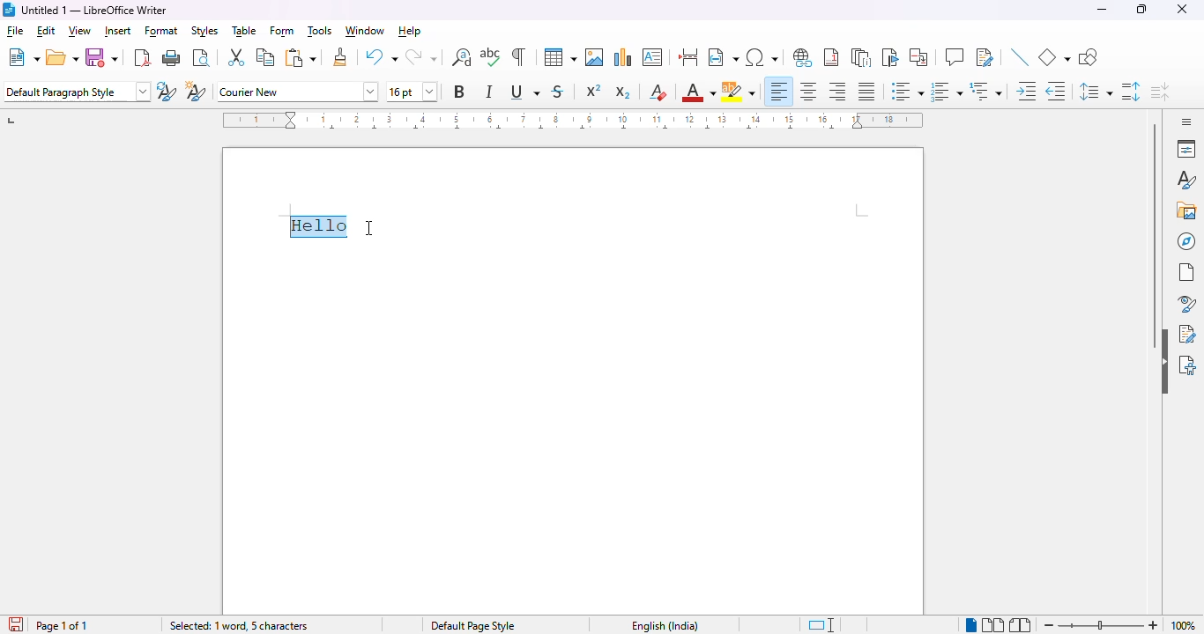 The image size is (1204, 634). What do you see at coordinates (1184, 122) in the screenshot?
I see `sidebar settings` at bounding box center [1184, 122].